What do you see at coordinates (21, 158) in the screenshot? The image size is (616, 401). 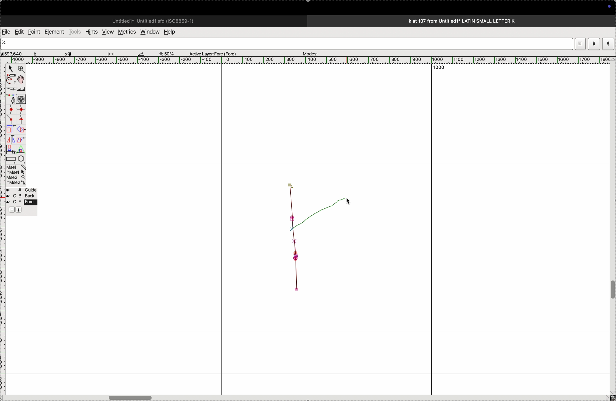 I see `polygon` at bounding box center [21, 158].